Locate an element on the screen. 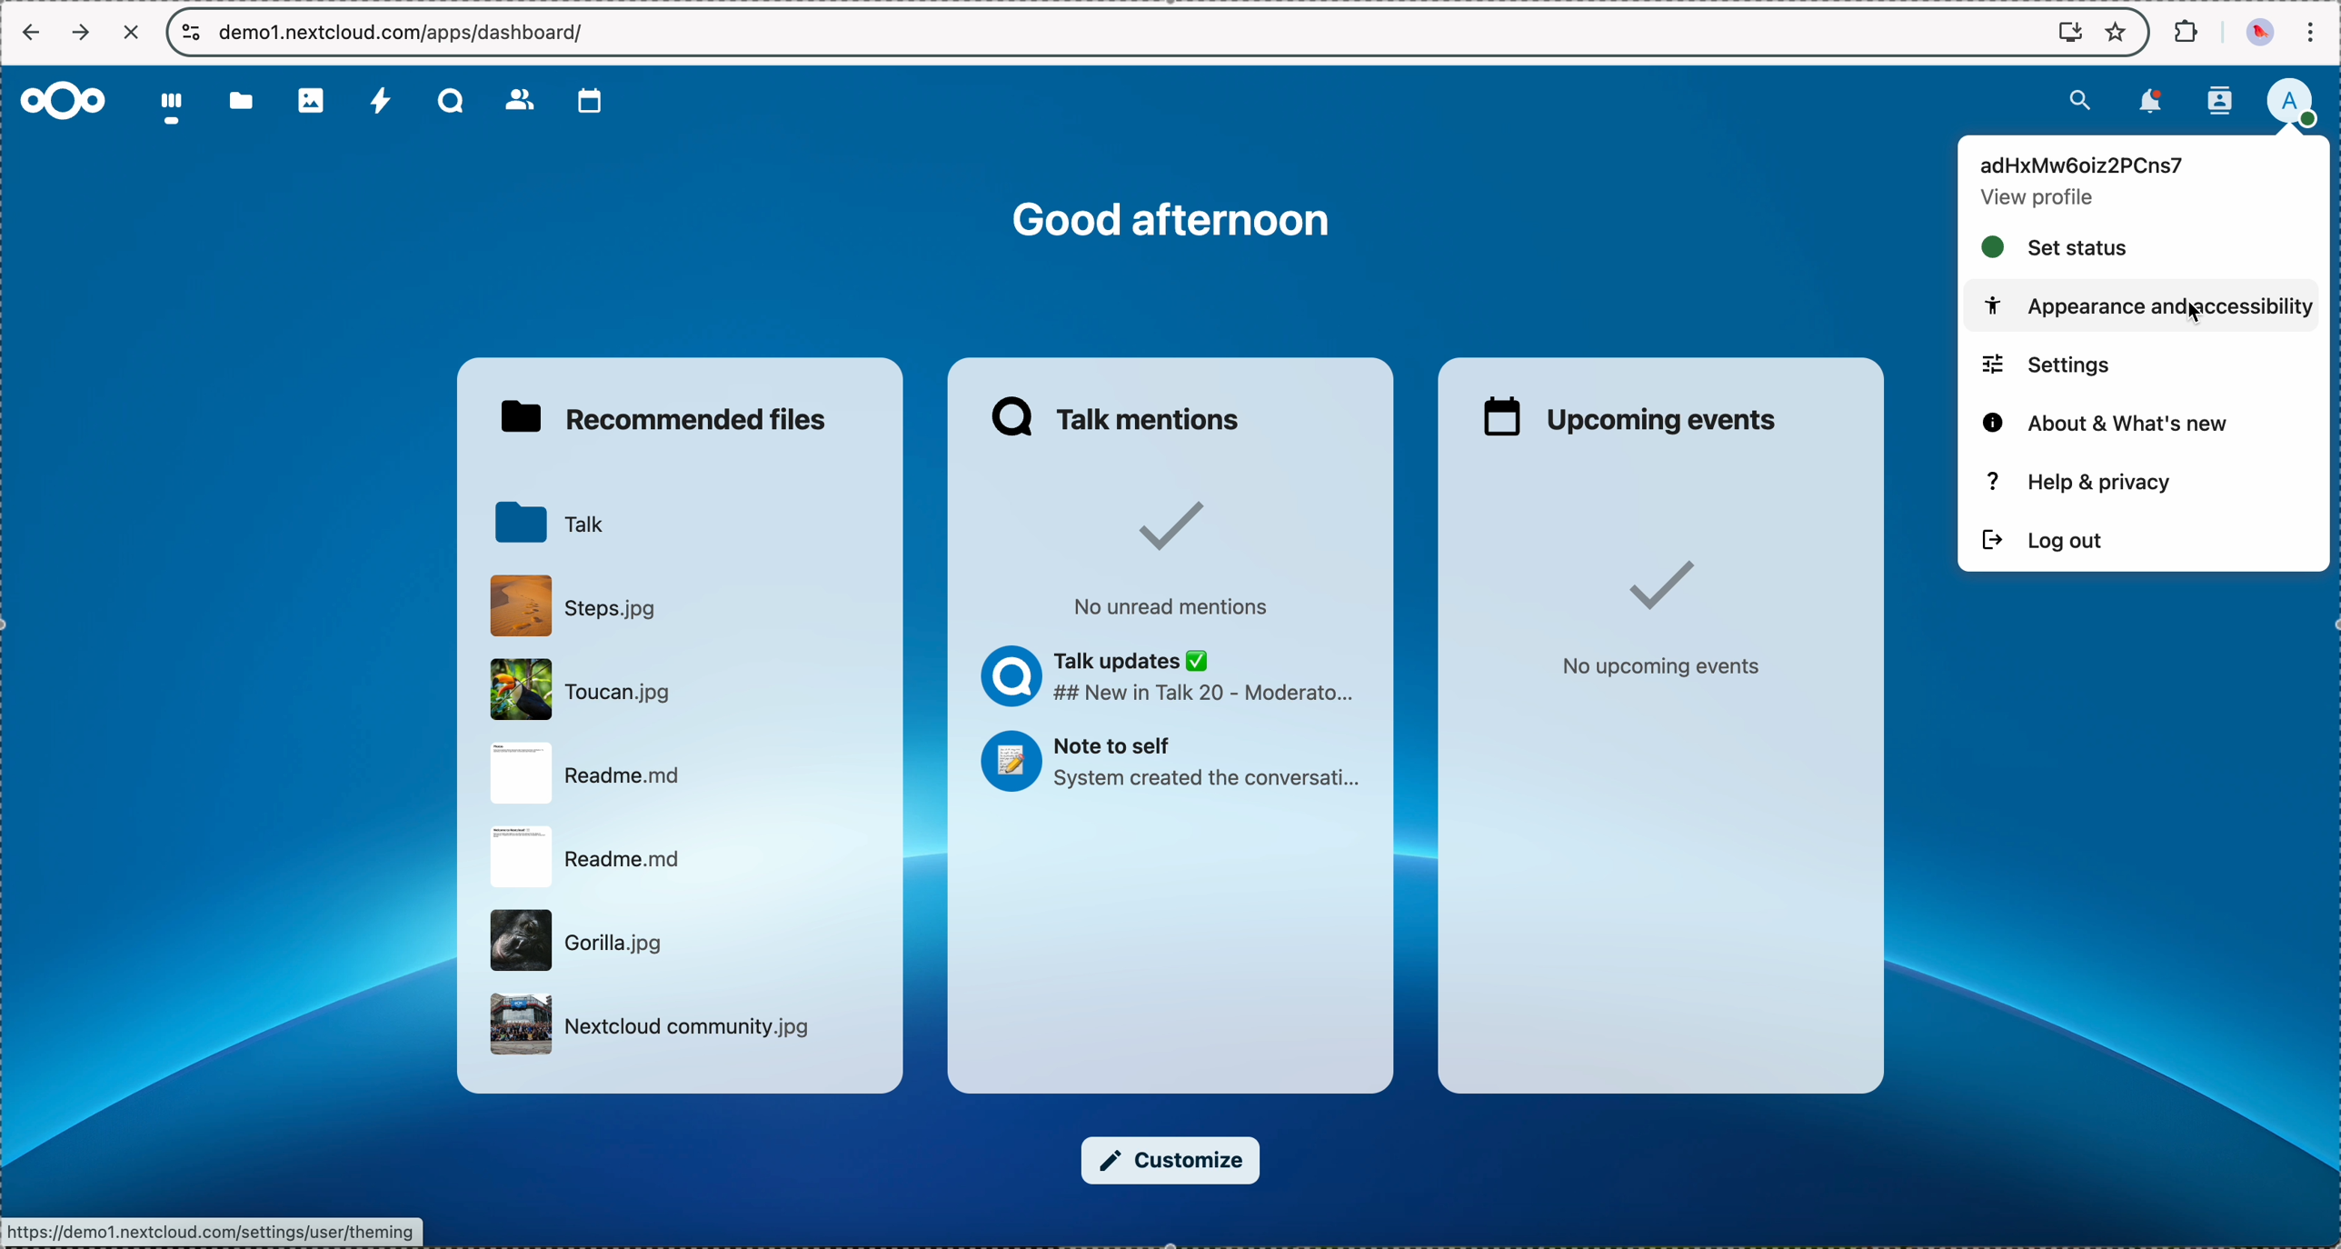 The height and width of the screenshot is (1249, 2341). screen is located at coordinates (2061, 32).